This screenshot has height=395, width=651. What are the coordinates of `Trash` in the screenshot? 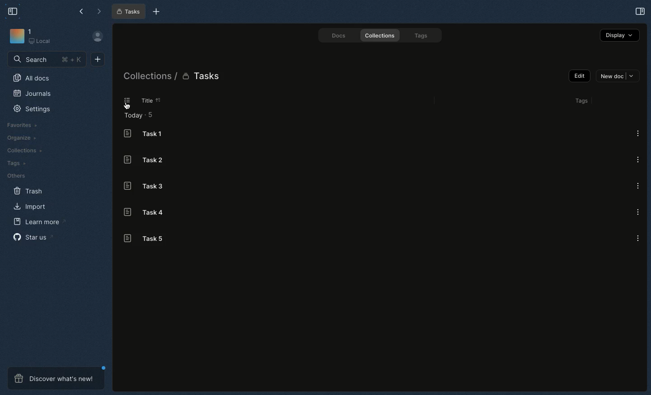 It's located at (28, 190).